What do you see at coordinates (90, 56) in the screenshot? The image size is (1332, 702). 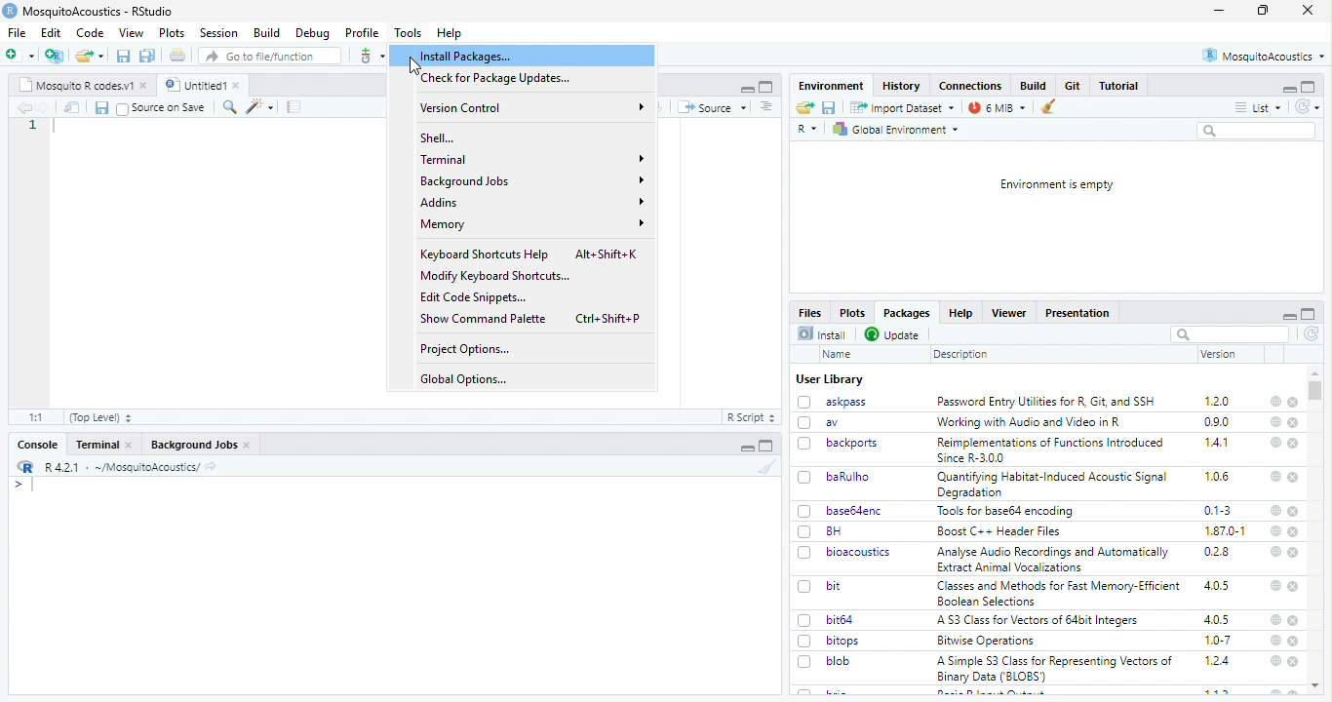 I see `open folder` at bounding box center [90, 56].